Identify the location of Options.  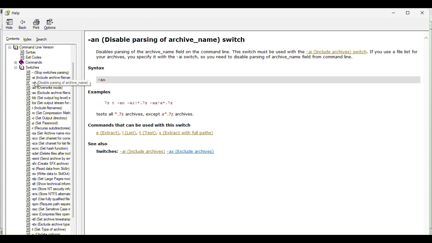
(52, 24).